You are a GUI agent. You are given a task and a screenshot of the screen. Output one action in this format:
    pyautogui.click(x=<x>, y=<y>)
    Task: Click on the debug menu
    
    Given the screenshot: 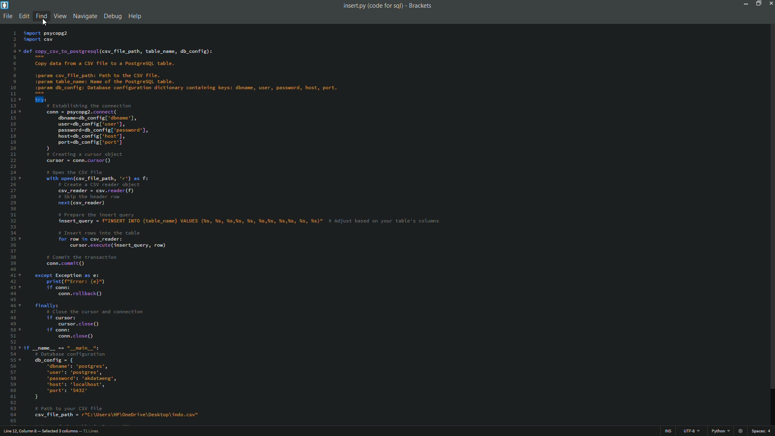 What is the action you would take?
    pyautogui.click(x=112, y=17)
    